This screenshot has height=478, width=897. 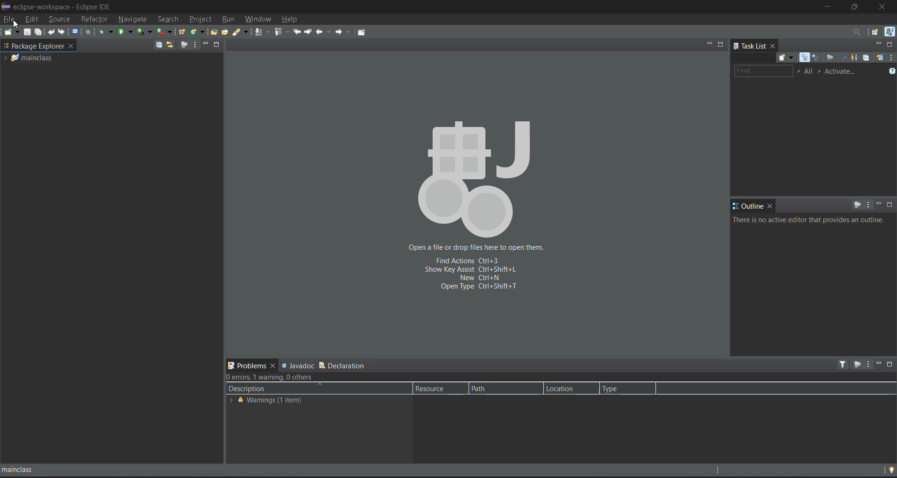 What do you see at coordinates (857, 204) in the screenshot?
I see `focus on active task` at bounding box center [857, 204].